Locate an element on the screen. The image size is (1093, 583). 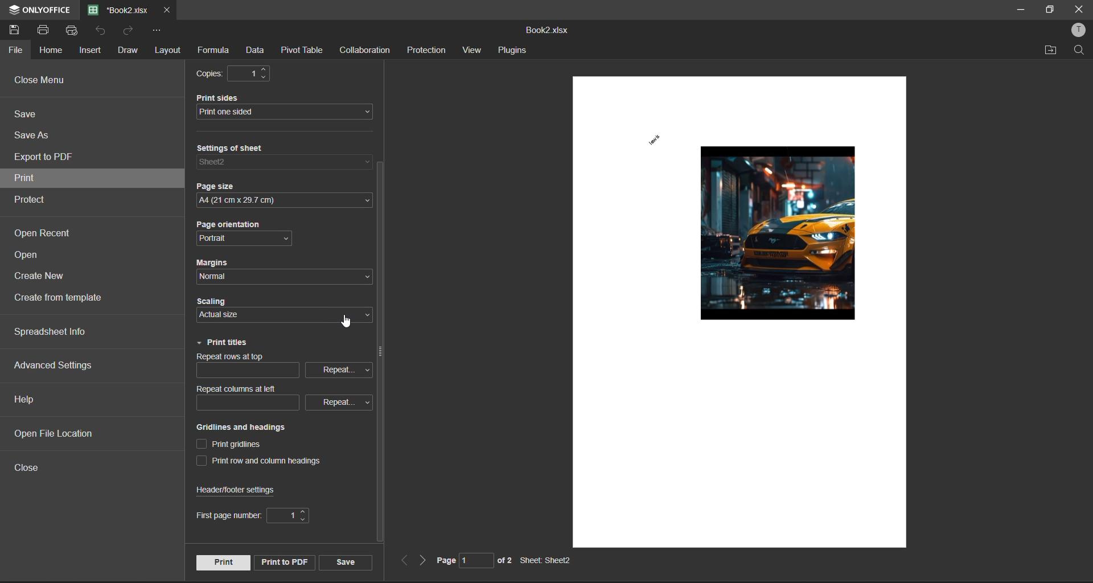
collaboration is located at coordinates (365, 51).